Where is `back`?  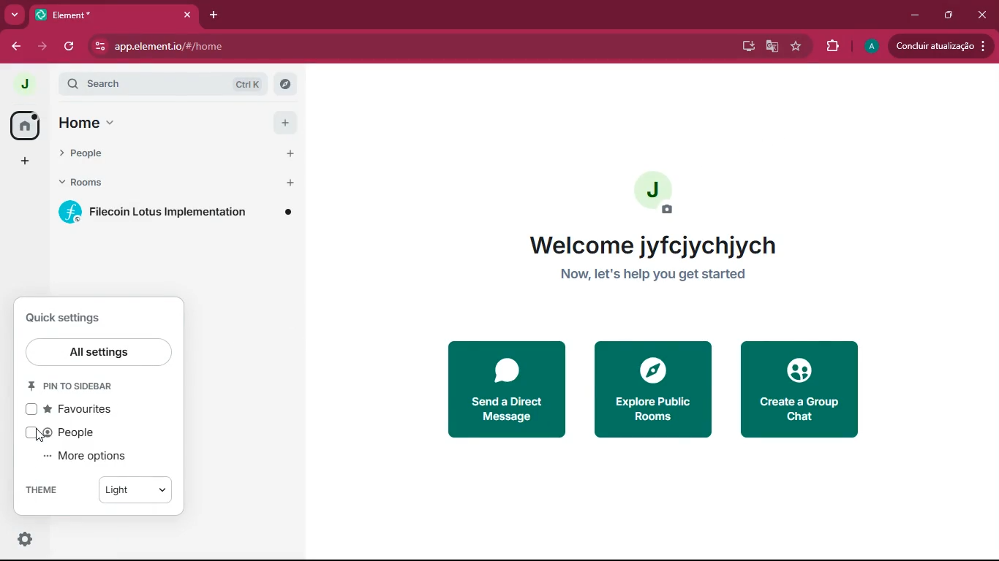 back is located at coordinates (14, 45).